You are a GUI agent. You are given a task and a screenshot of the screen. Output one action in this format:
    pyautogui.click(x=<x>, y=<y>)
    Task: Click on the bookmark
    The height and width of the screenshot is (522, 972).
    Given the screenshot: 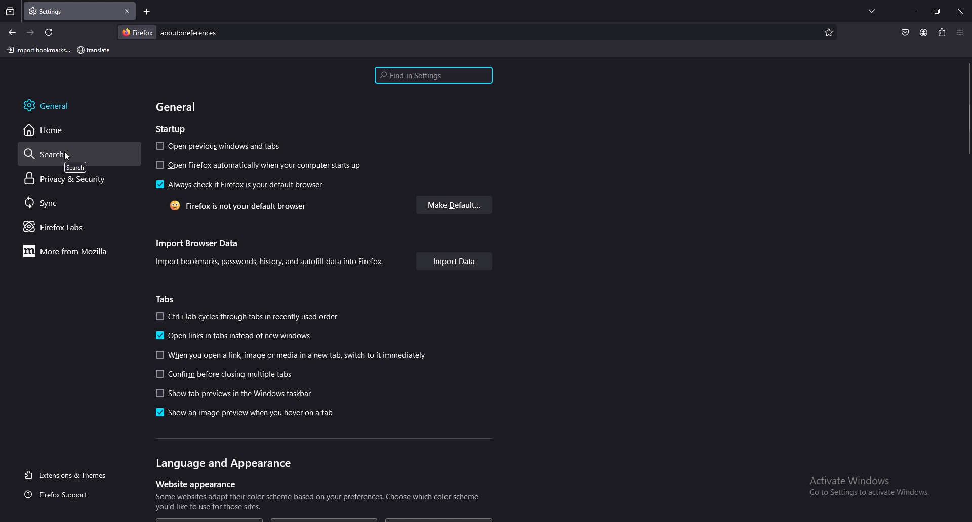 What is the action you would take?
    pyautogui.click(x=95, y=51)
    